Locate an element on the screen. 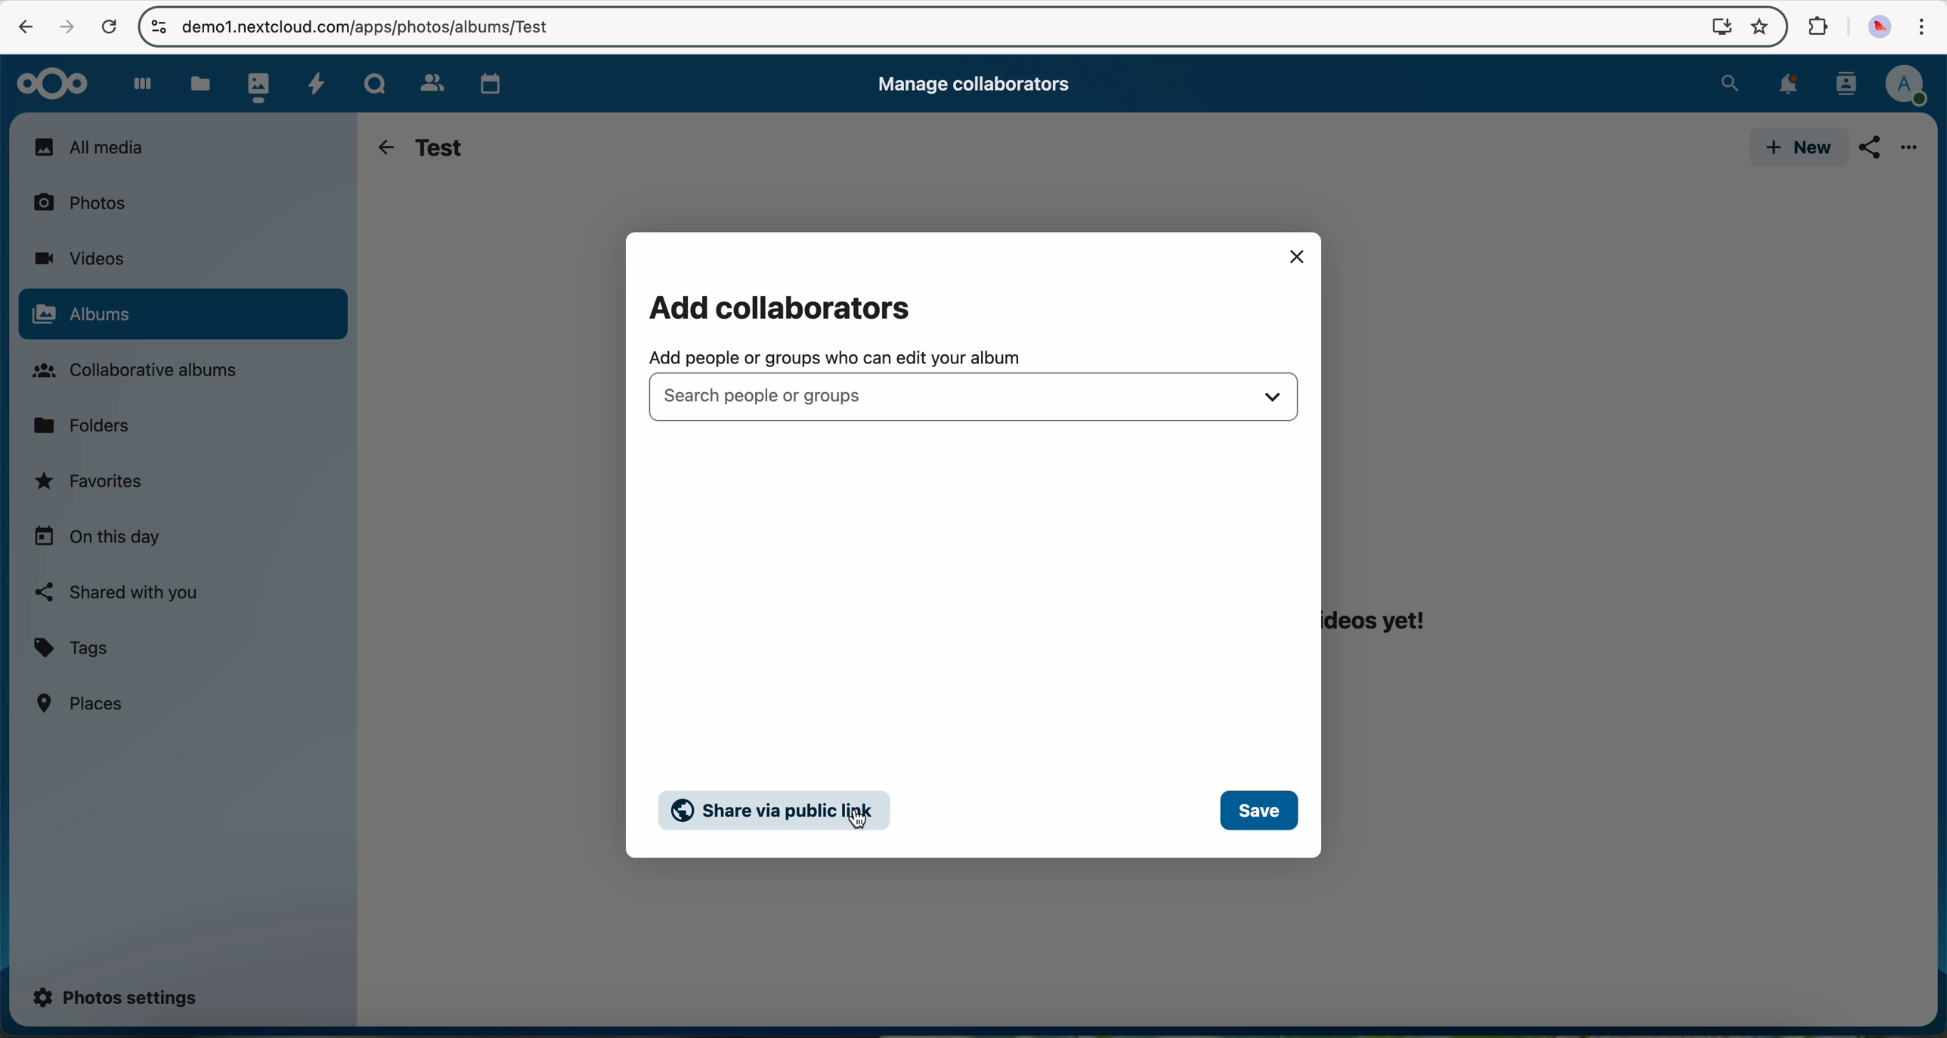 This screenshot has height=1038, width=1947. add people or groups who can edit your album is located at coordinates (836, 357).